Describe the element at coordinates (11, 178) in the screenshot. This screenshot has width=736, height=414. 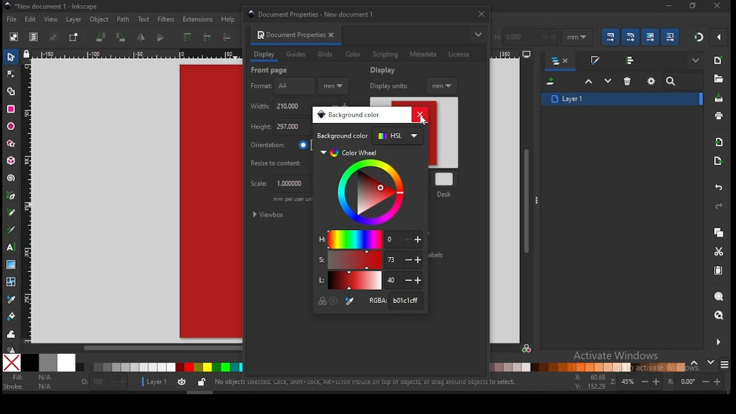
I see `spiral tool` at that location.